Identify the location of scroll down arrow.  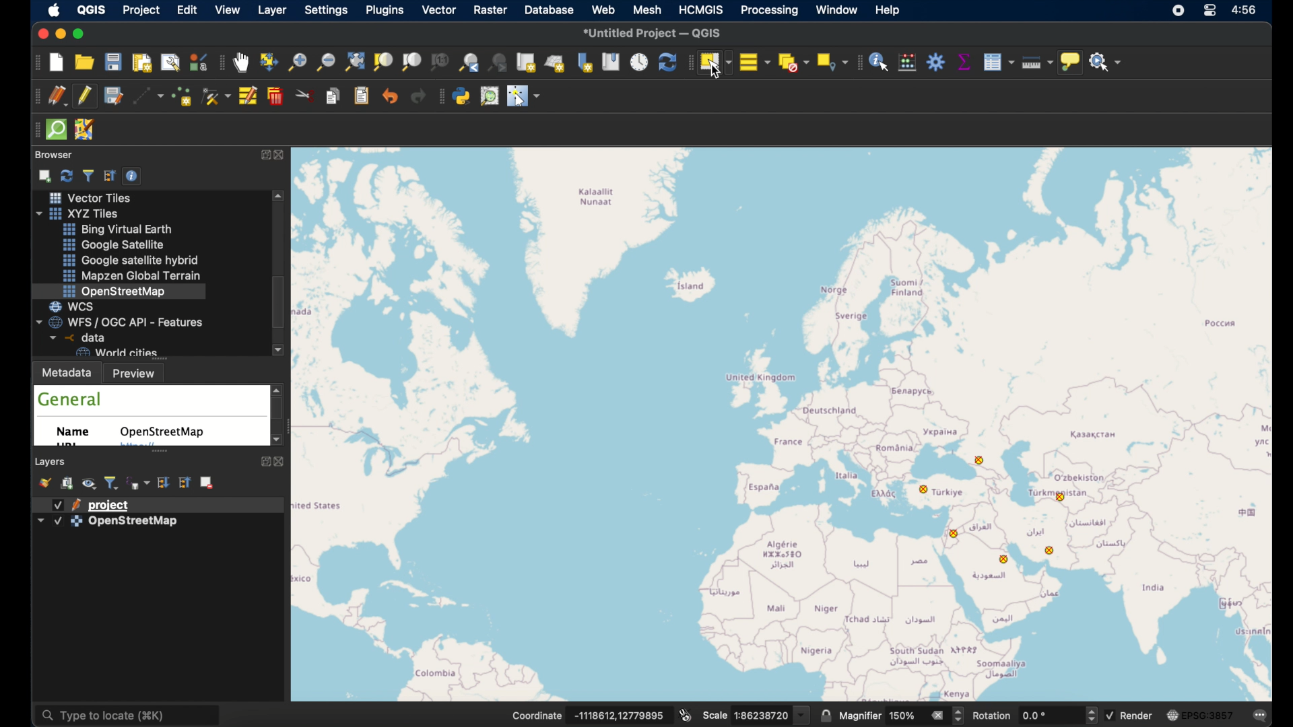
(279, 351).